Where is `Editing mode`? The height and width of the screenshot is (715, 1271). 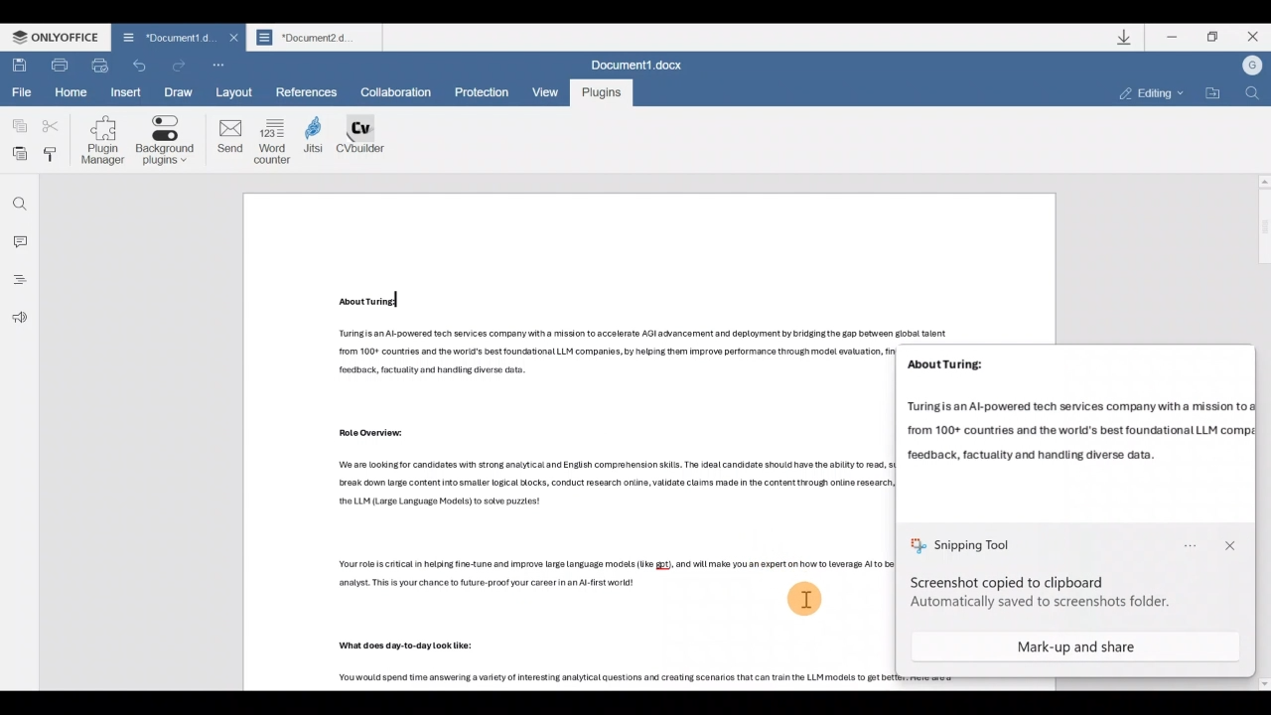
Editing mode is located at coordinates (1145, 93).